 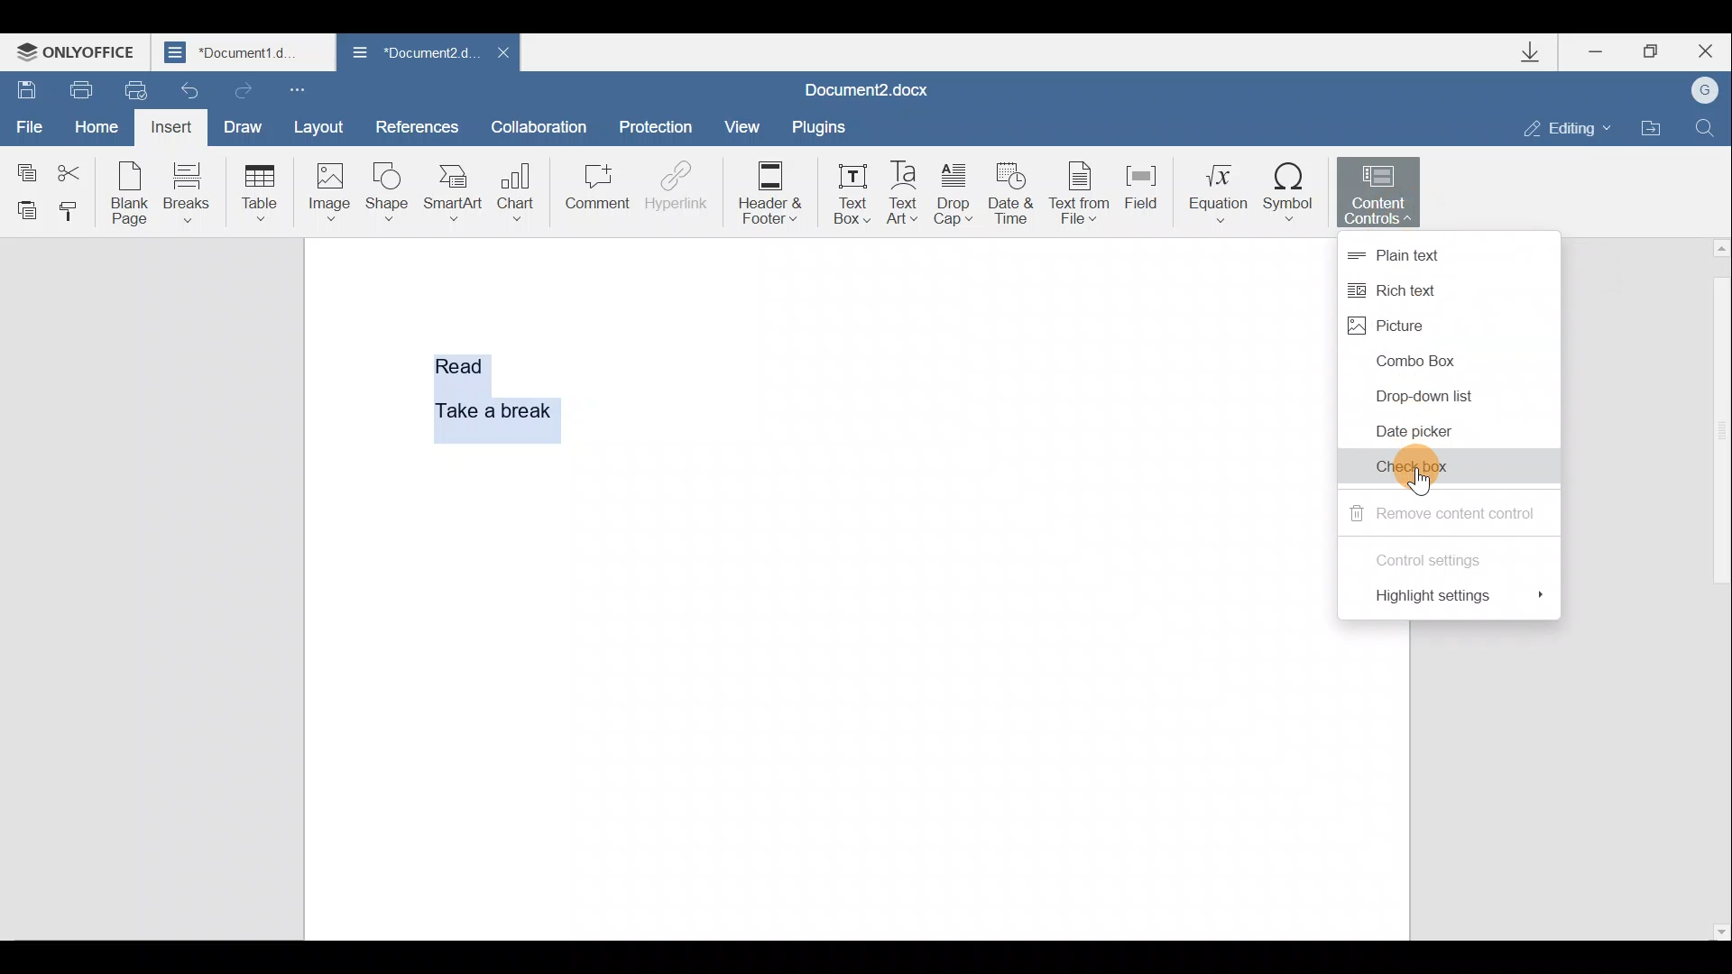 I want to click on  Blank page, so click(x=130, y=193).